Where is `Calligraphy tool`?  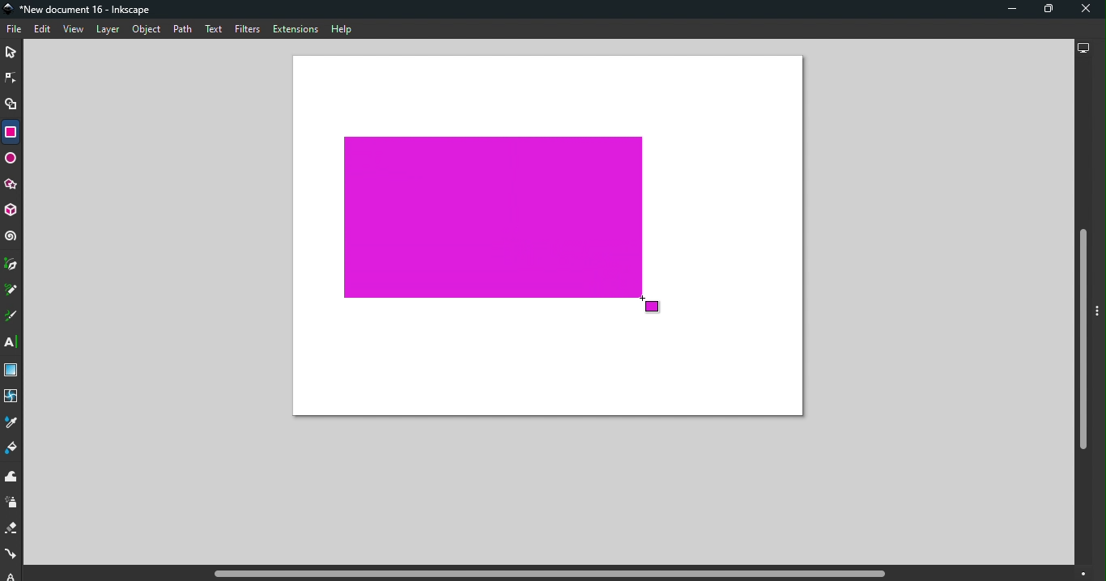 Calligraphy tool is located at coordinates (12, 316).